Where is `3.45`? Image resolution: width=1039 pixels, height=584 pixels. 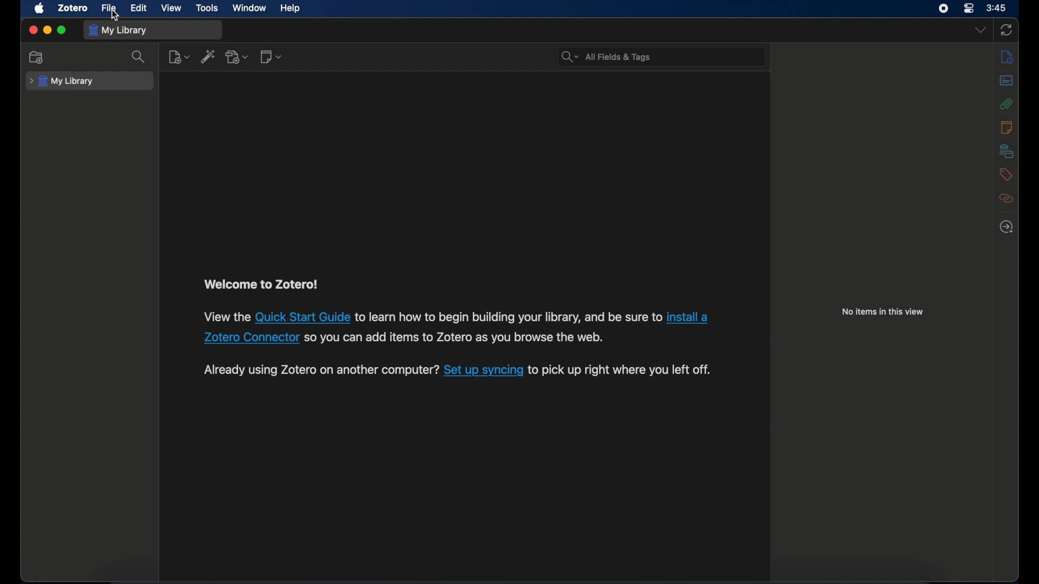 3.45 is located at coordinates (996, 9).